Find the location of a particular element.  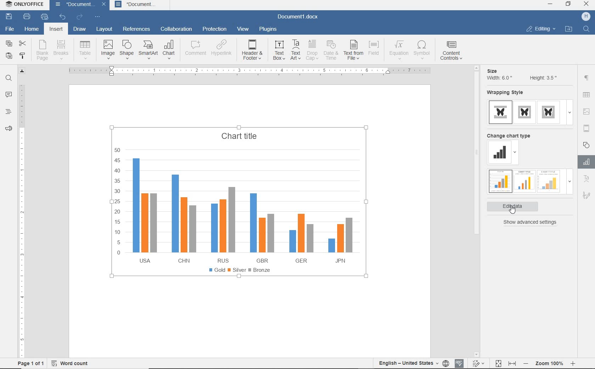

track changes is located at coordinates (480, 362).